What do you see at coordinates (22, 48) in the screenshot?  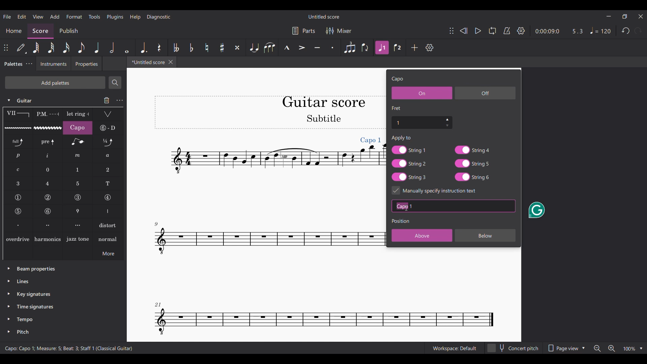 I see `Default` at bounding box center [22, 48].